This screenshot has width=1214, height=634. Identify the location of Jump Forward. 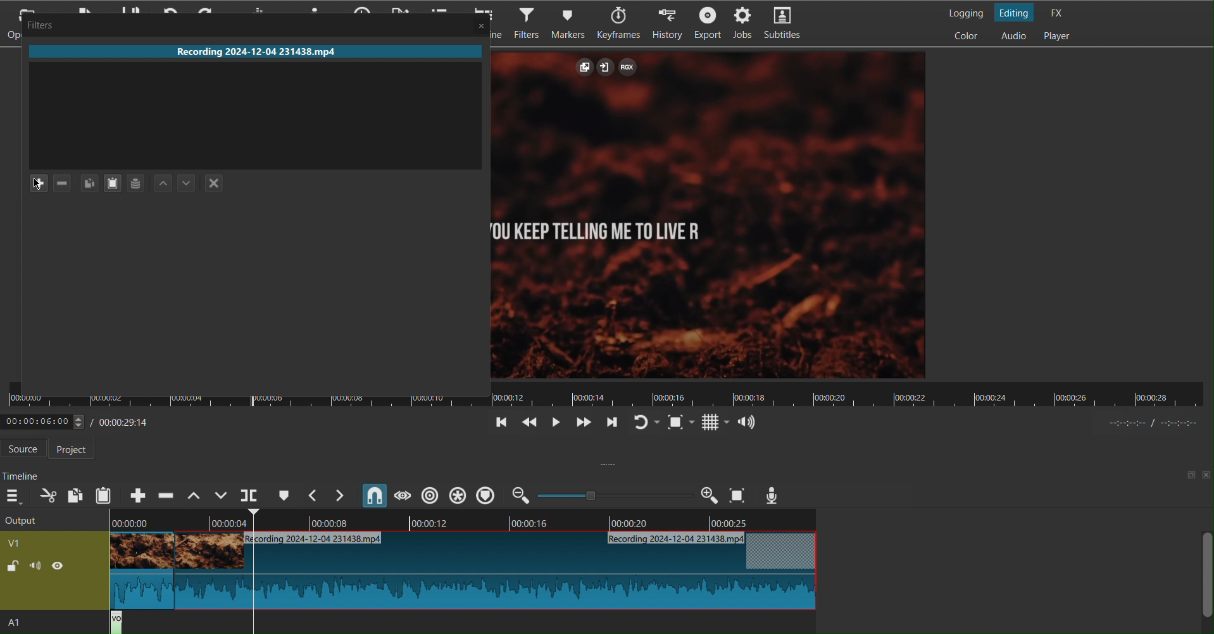
(611, 424).